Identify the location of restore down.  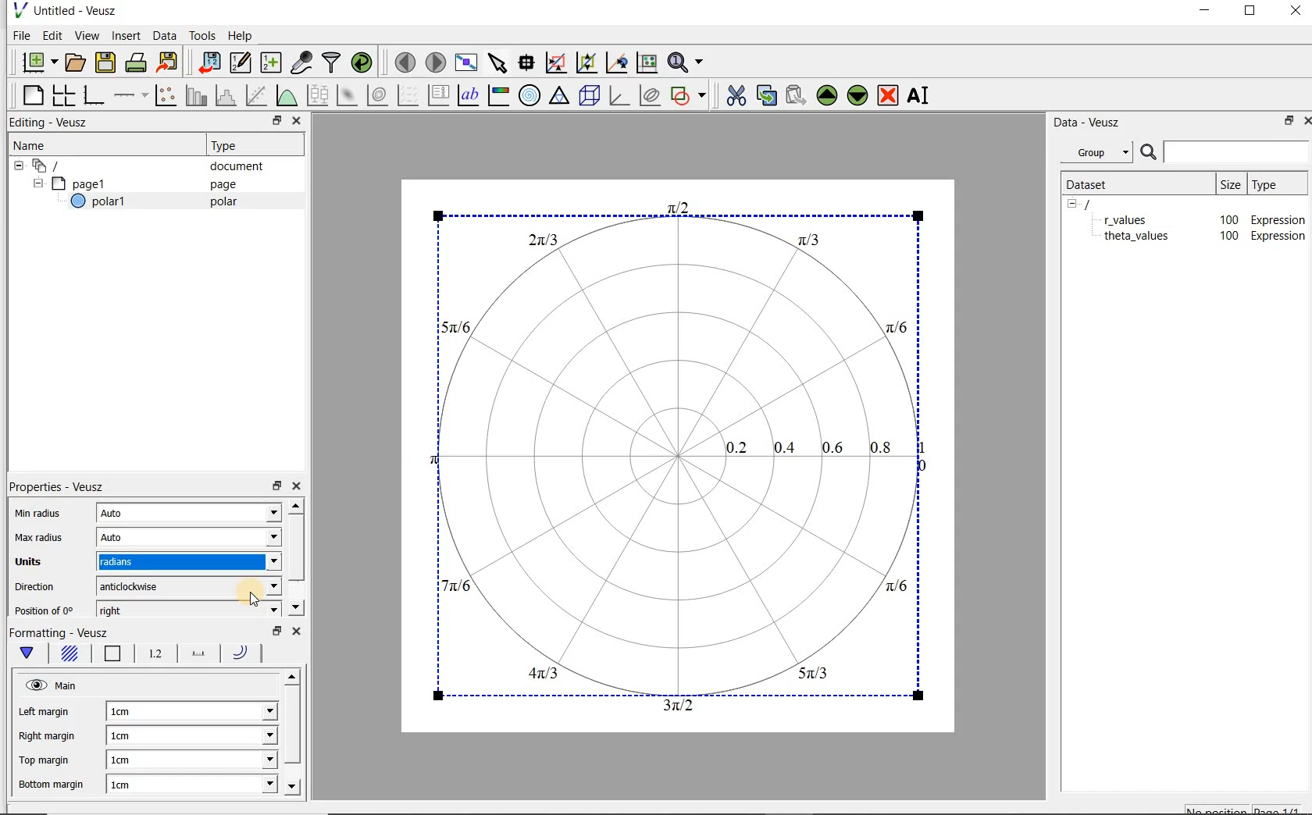
(272, 484).